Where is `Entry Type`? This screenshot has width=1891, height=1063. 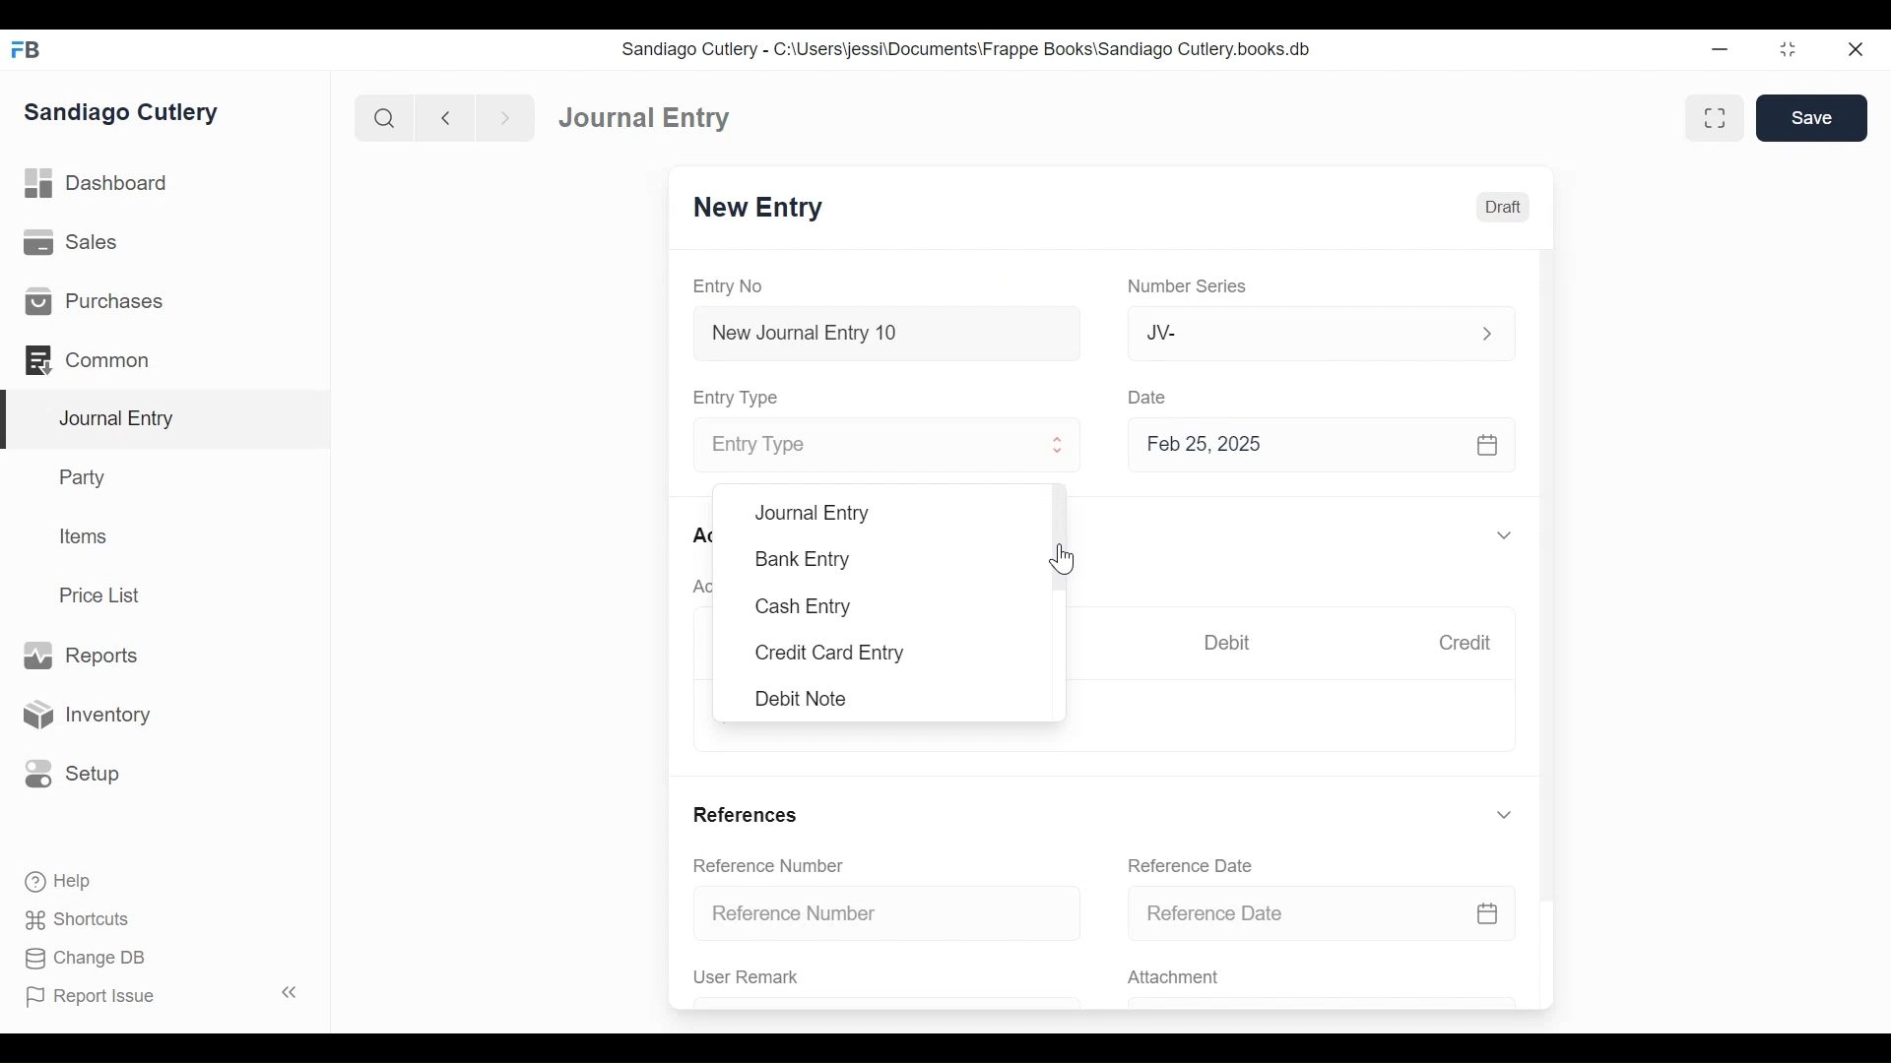
Entry Type is located at coordinates (864, 446).